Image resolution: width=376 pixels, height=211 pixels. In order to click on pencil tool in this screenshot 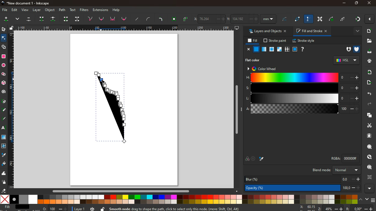, I will do `click(4, 119)`.